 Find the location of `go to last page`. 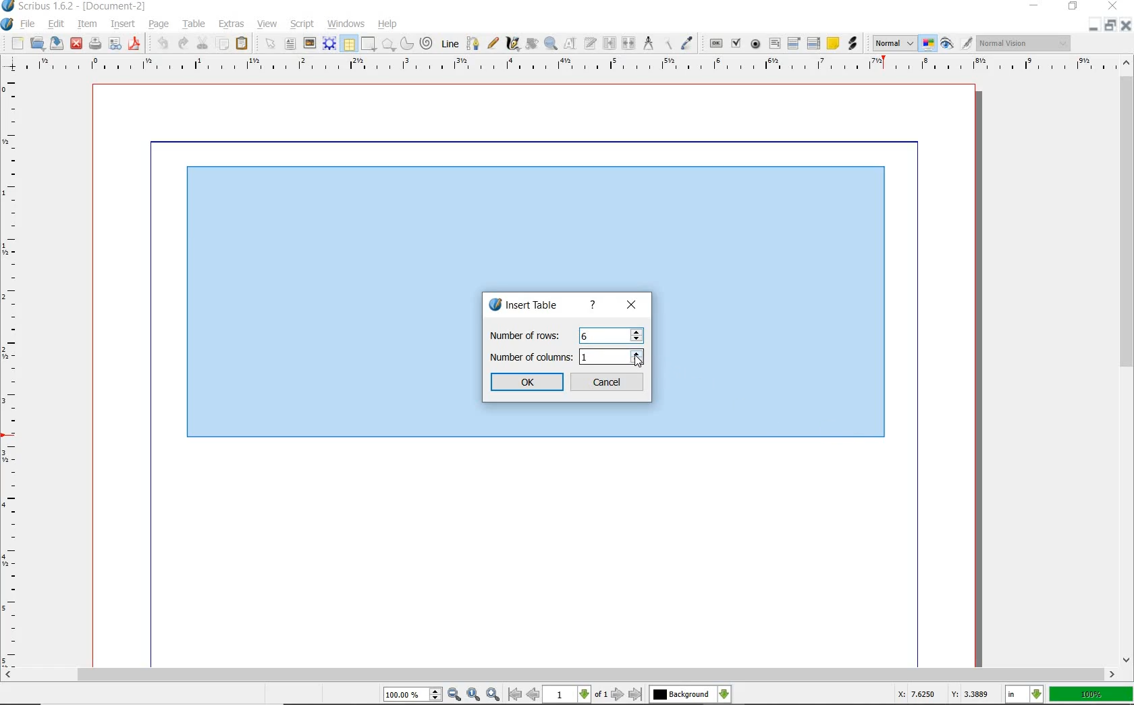

go to last page is located at coordinates (635, 694).